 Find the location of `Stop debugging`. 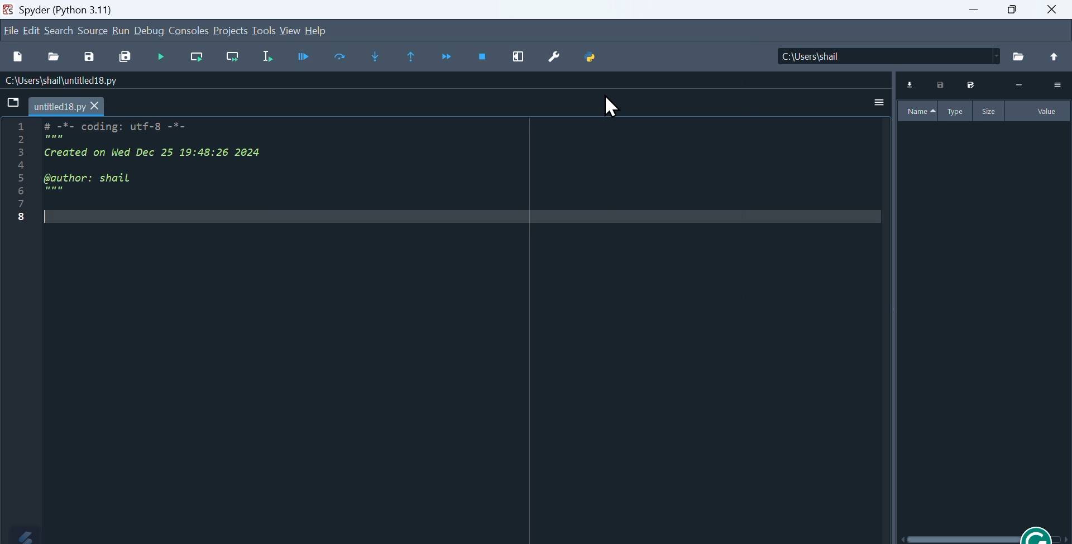

Stop debugging is located at coordinates (484, 56).